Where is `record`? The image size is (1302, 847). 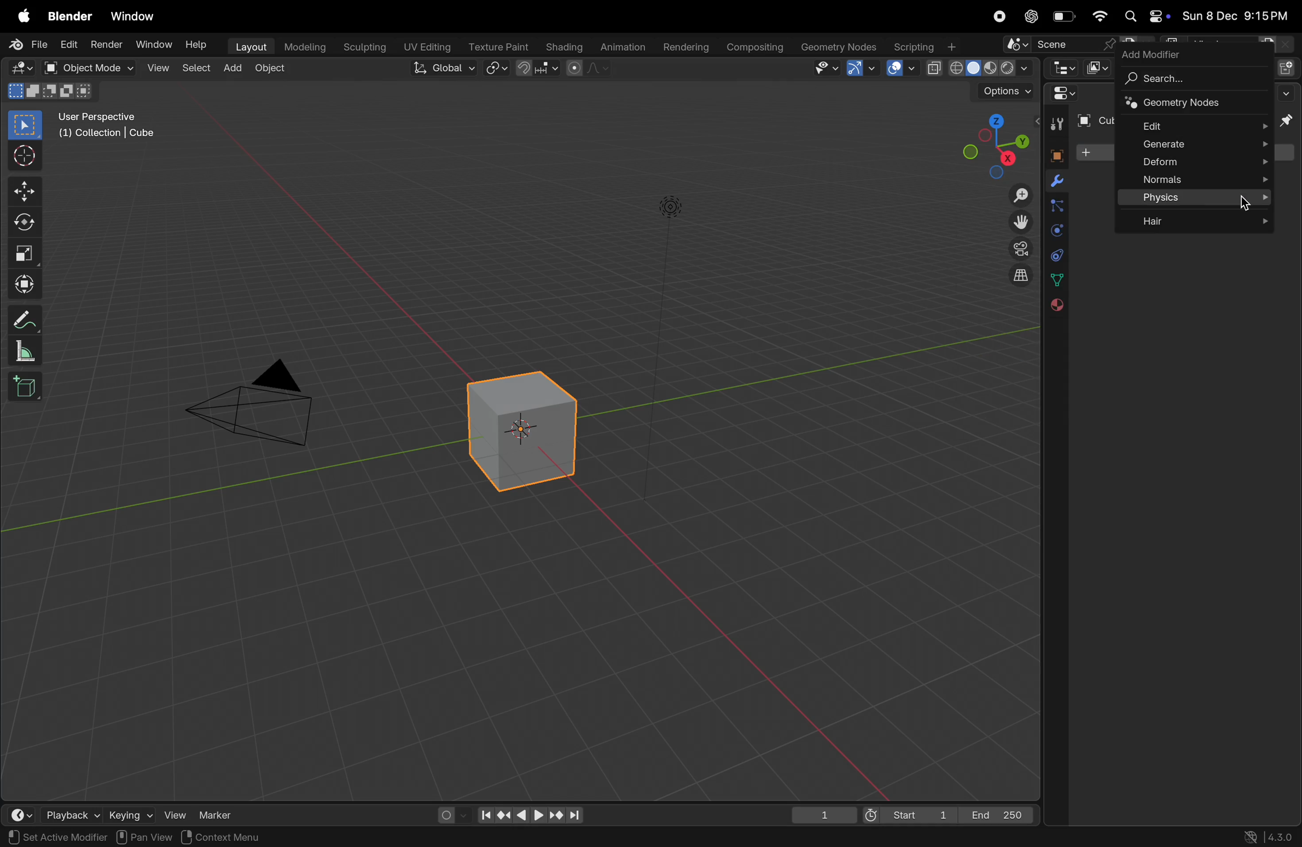 record is located at coordinates (997, 16).